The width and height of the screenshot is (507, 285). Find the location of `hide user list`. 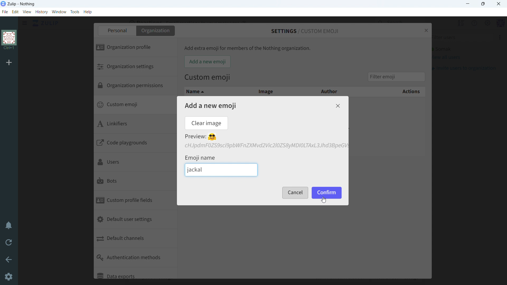

hide user list is located at coordinates (455, 23).